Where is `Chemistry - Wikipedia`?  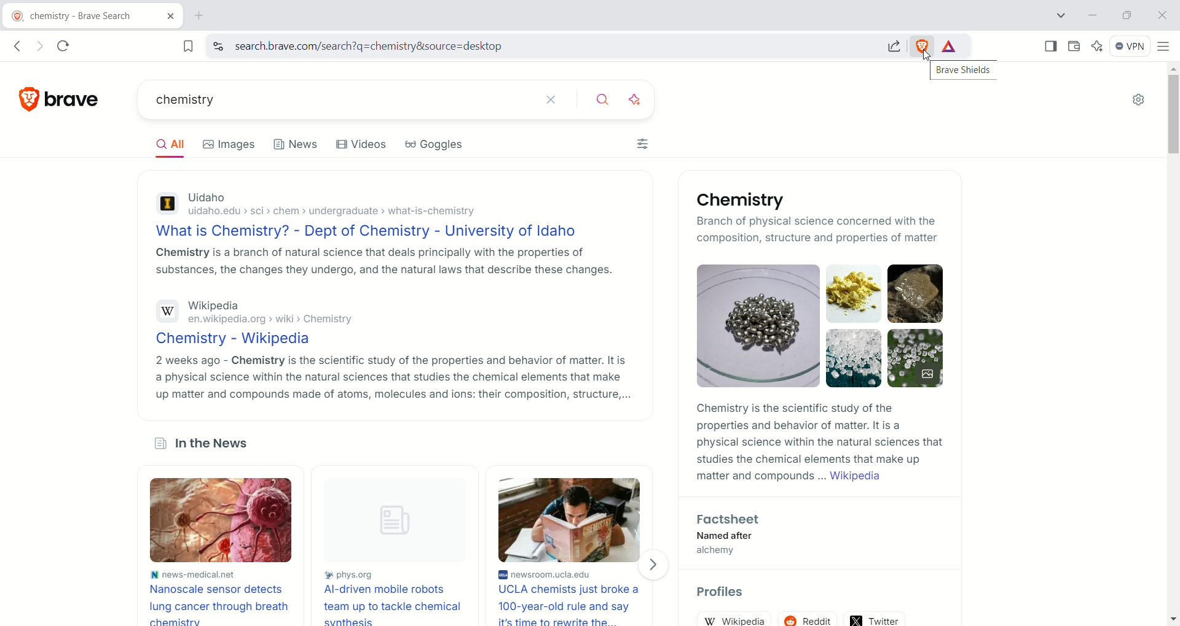
Chemistry - Wikipedia is located at coordinates (388, 341).